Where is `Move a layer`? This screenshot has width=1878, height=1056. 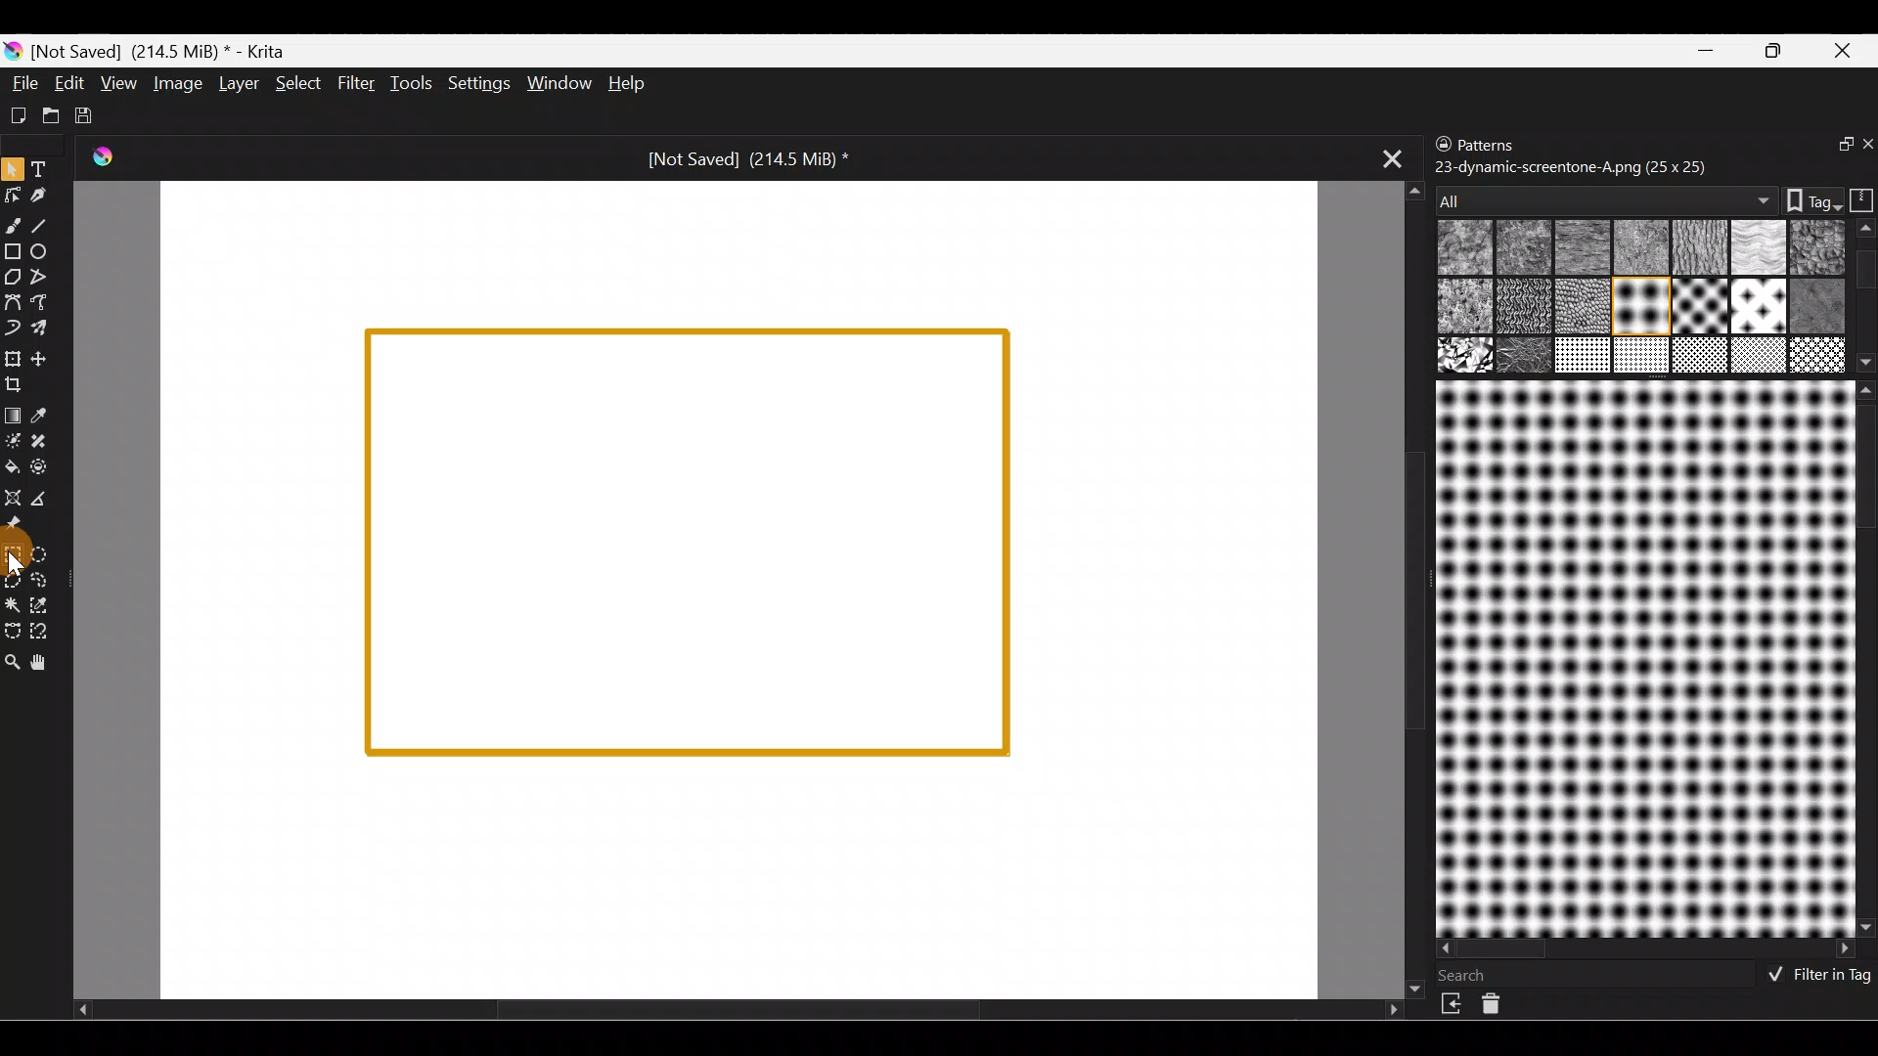 Move a layer is located at coordinates (48, 357).